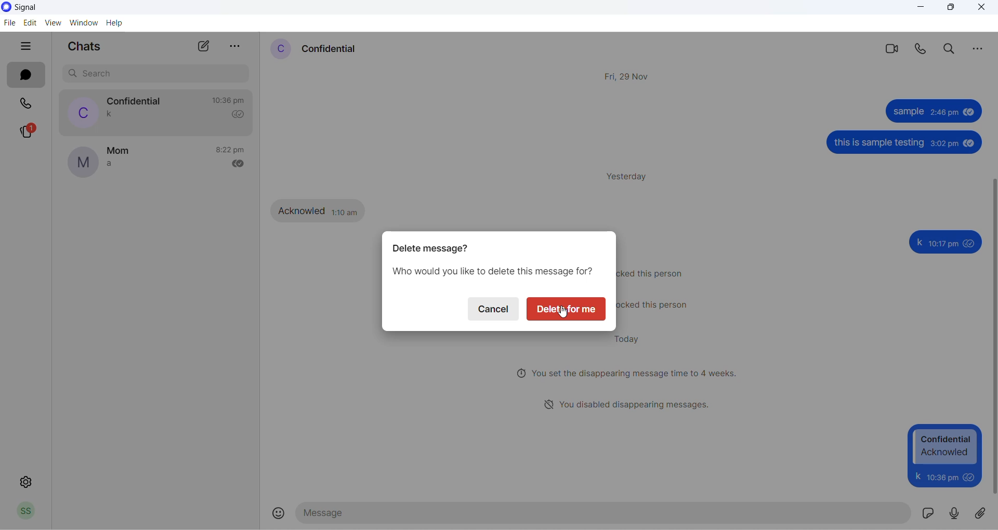  What do you see at coordinates (9, 23) in the screenshot?
I see `file` at bounding box center [9, 23].